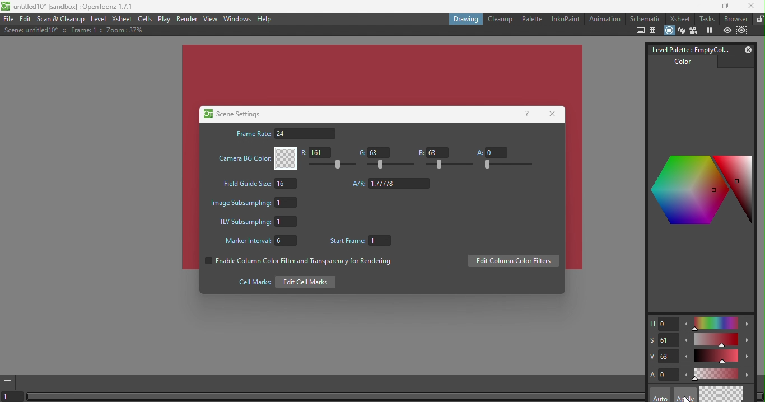  What do you see at coordinates (733, 394) in the screenshot?
I see `Return to previous style` at bounding box center [733, 394].